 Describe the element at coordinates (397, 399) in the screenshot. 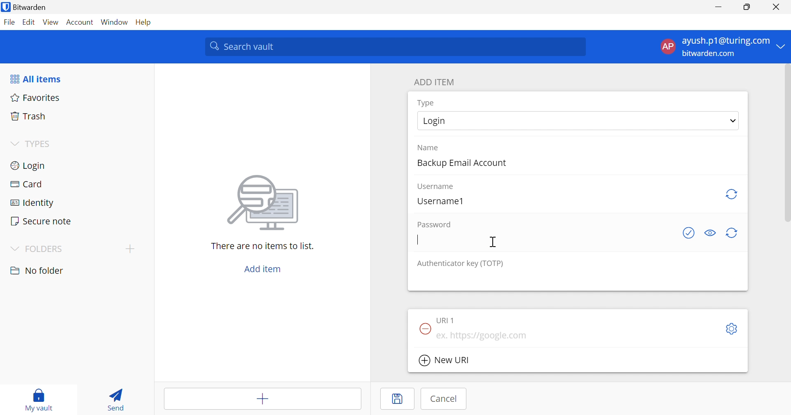

I see `Save` at that location.